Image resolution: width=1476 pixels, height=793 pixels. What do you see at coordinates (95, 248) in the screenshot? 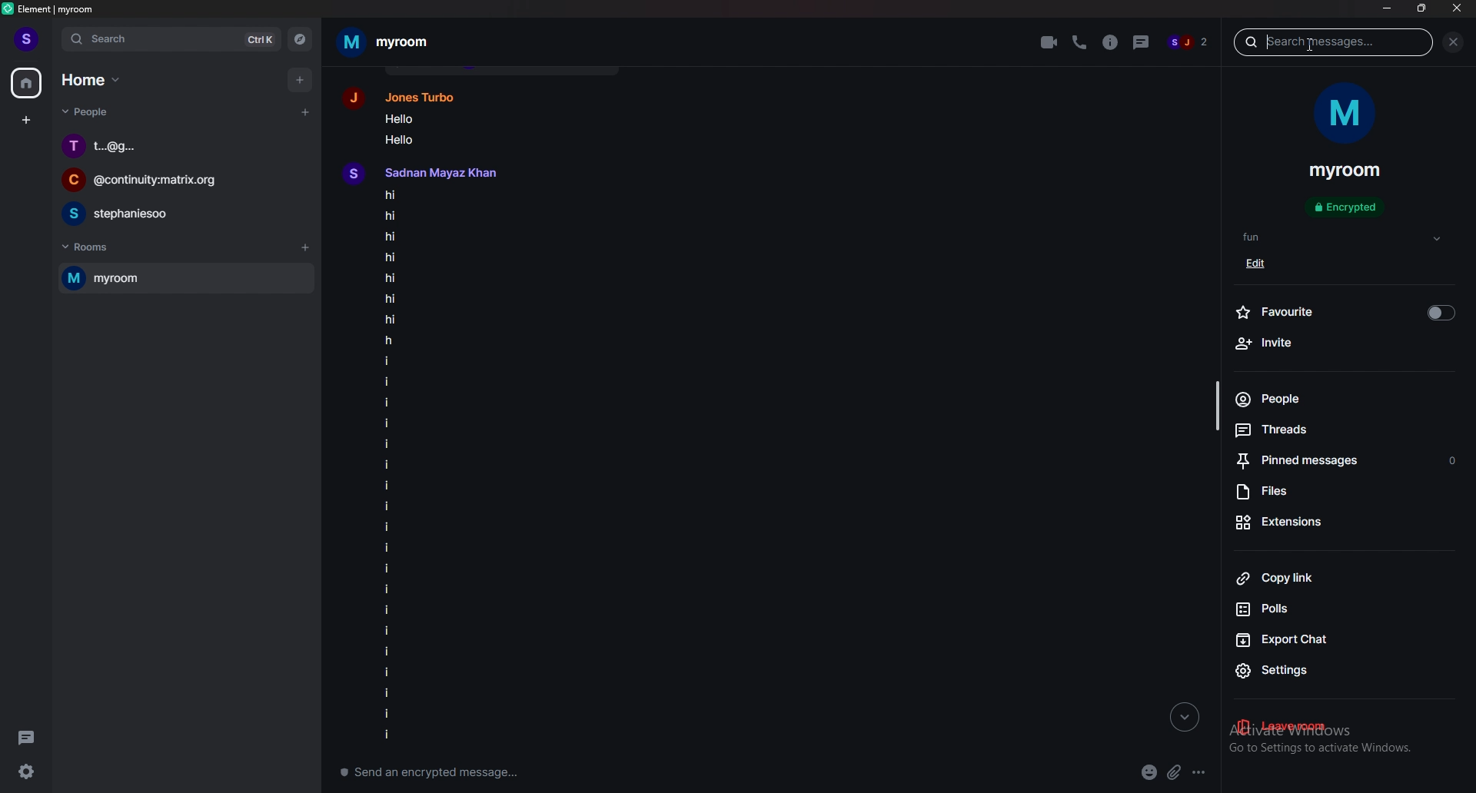
I see `rooms` at bounding box center [95, 248].